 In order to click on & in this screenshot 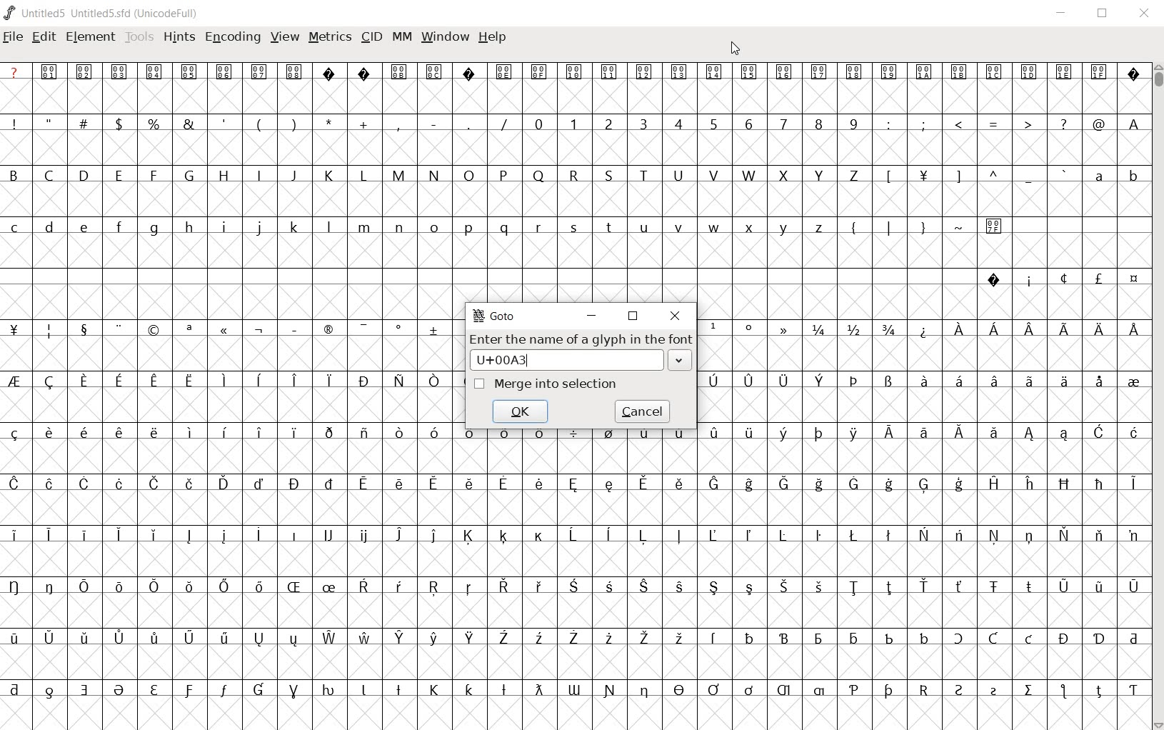, I will do `click(191, 123)`.